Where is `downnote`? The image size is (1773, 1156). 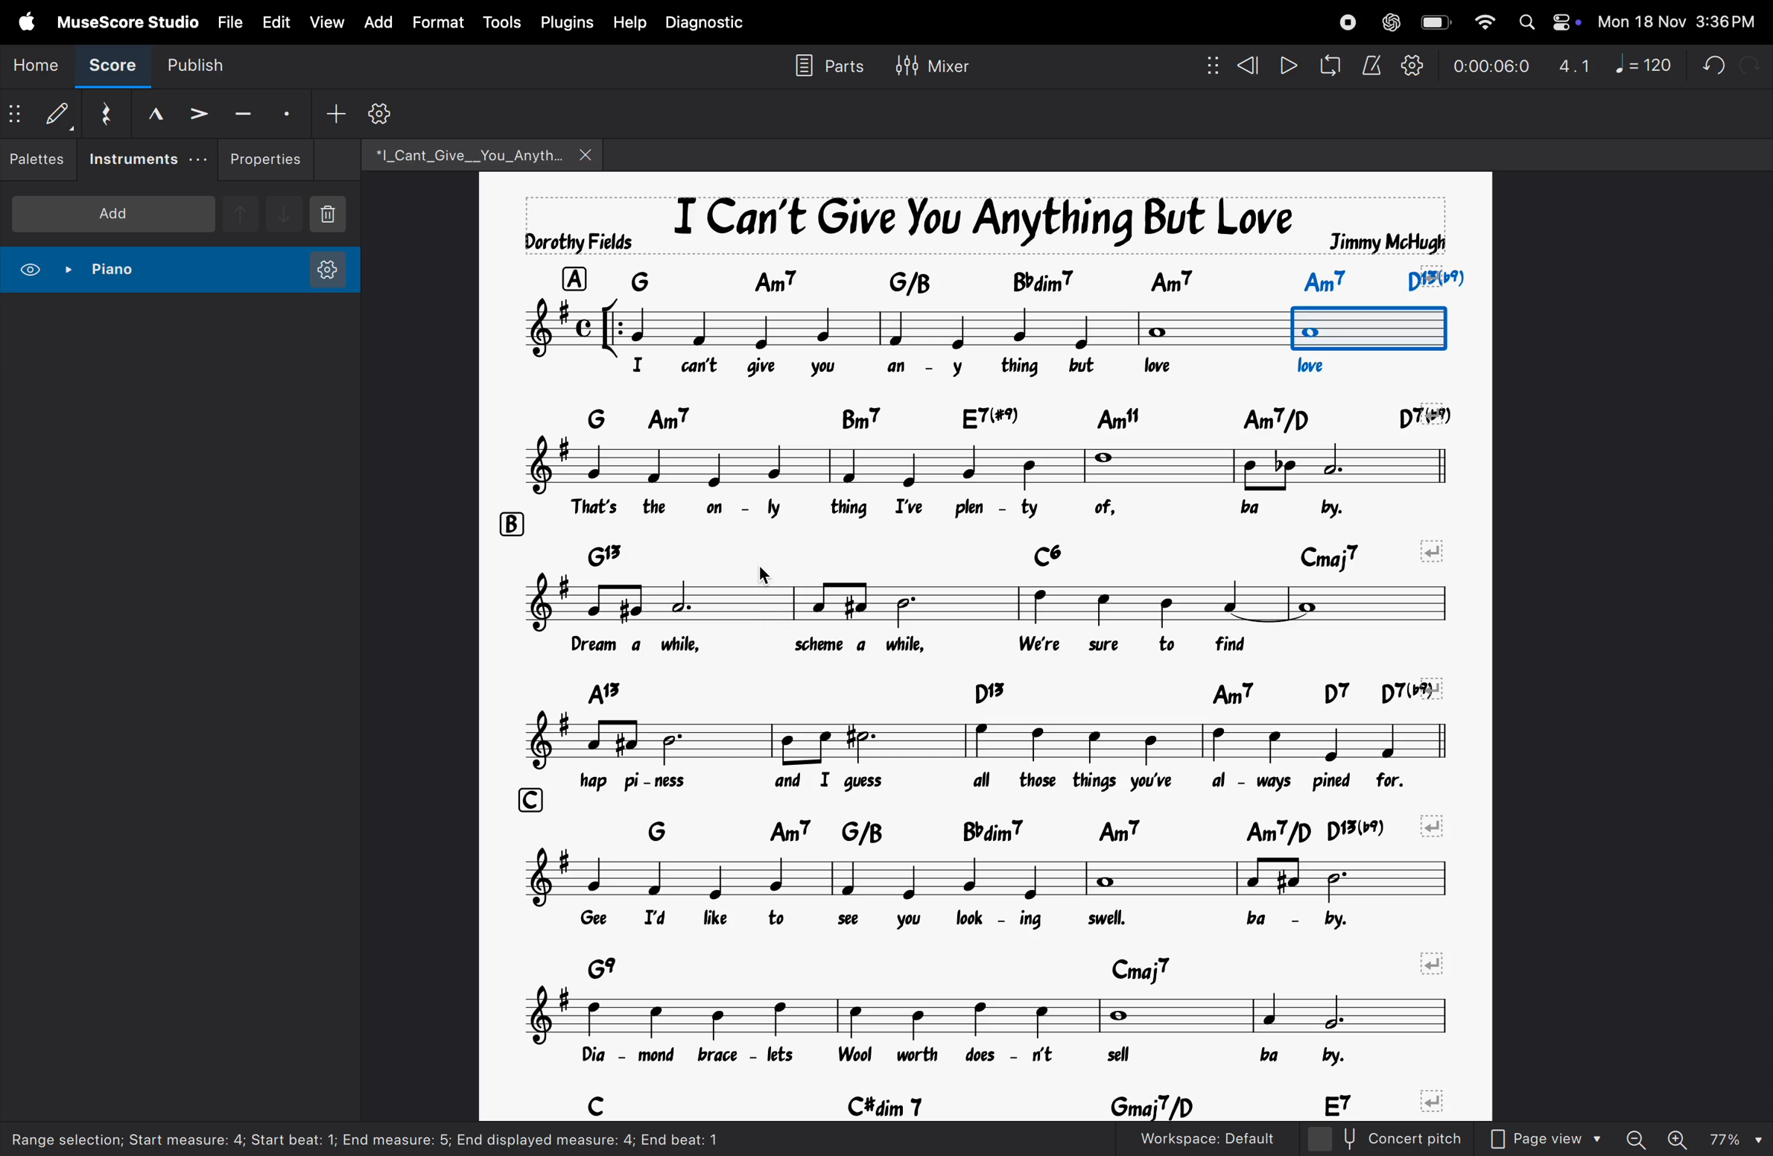 downnote is located at coordinates (282, 212).